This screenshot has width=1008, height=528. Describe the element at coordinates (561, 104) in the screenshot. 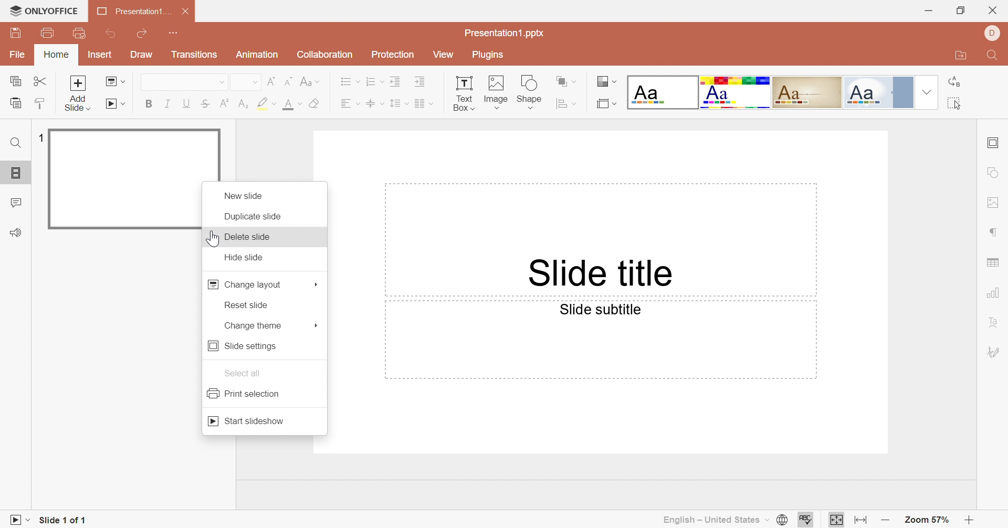

I see `Align shape` at that location.